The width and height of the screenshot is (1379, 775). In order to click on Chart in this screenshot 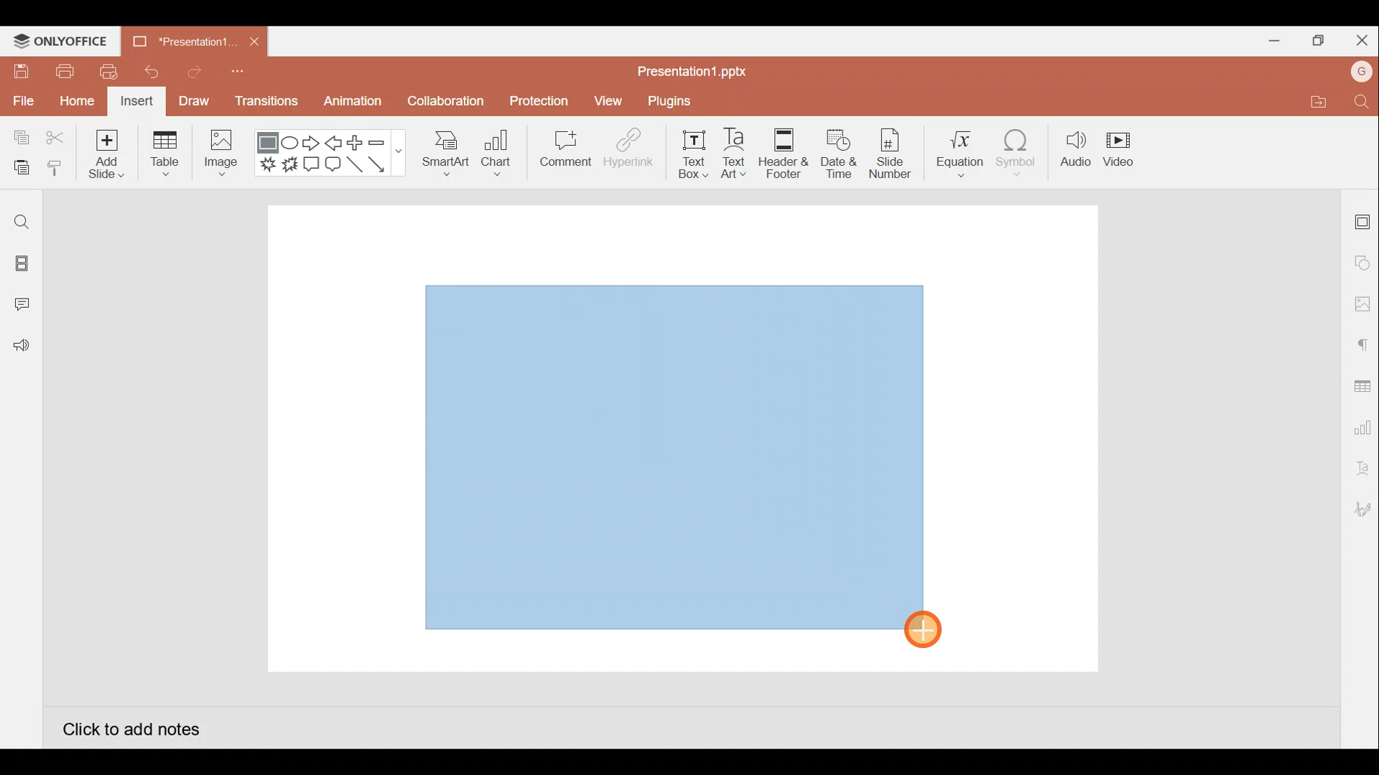, I will do `click(497, 151)`.